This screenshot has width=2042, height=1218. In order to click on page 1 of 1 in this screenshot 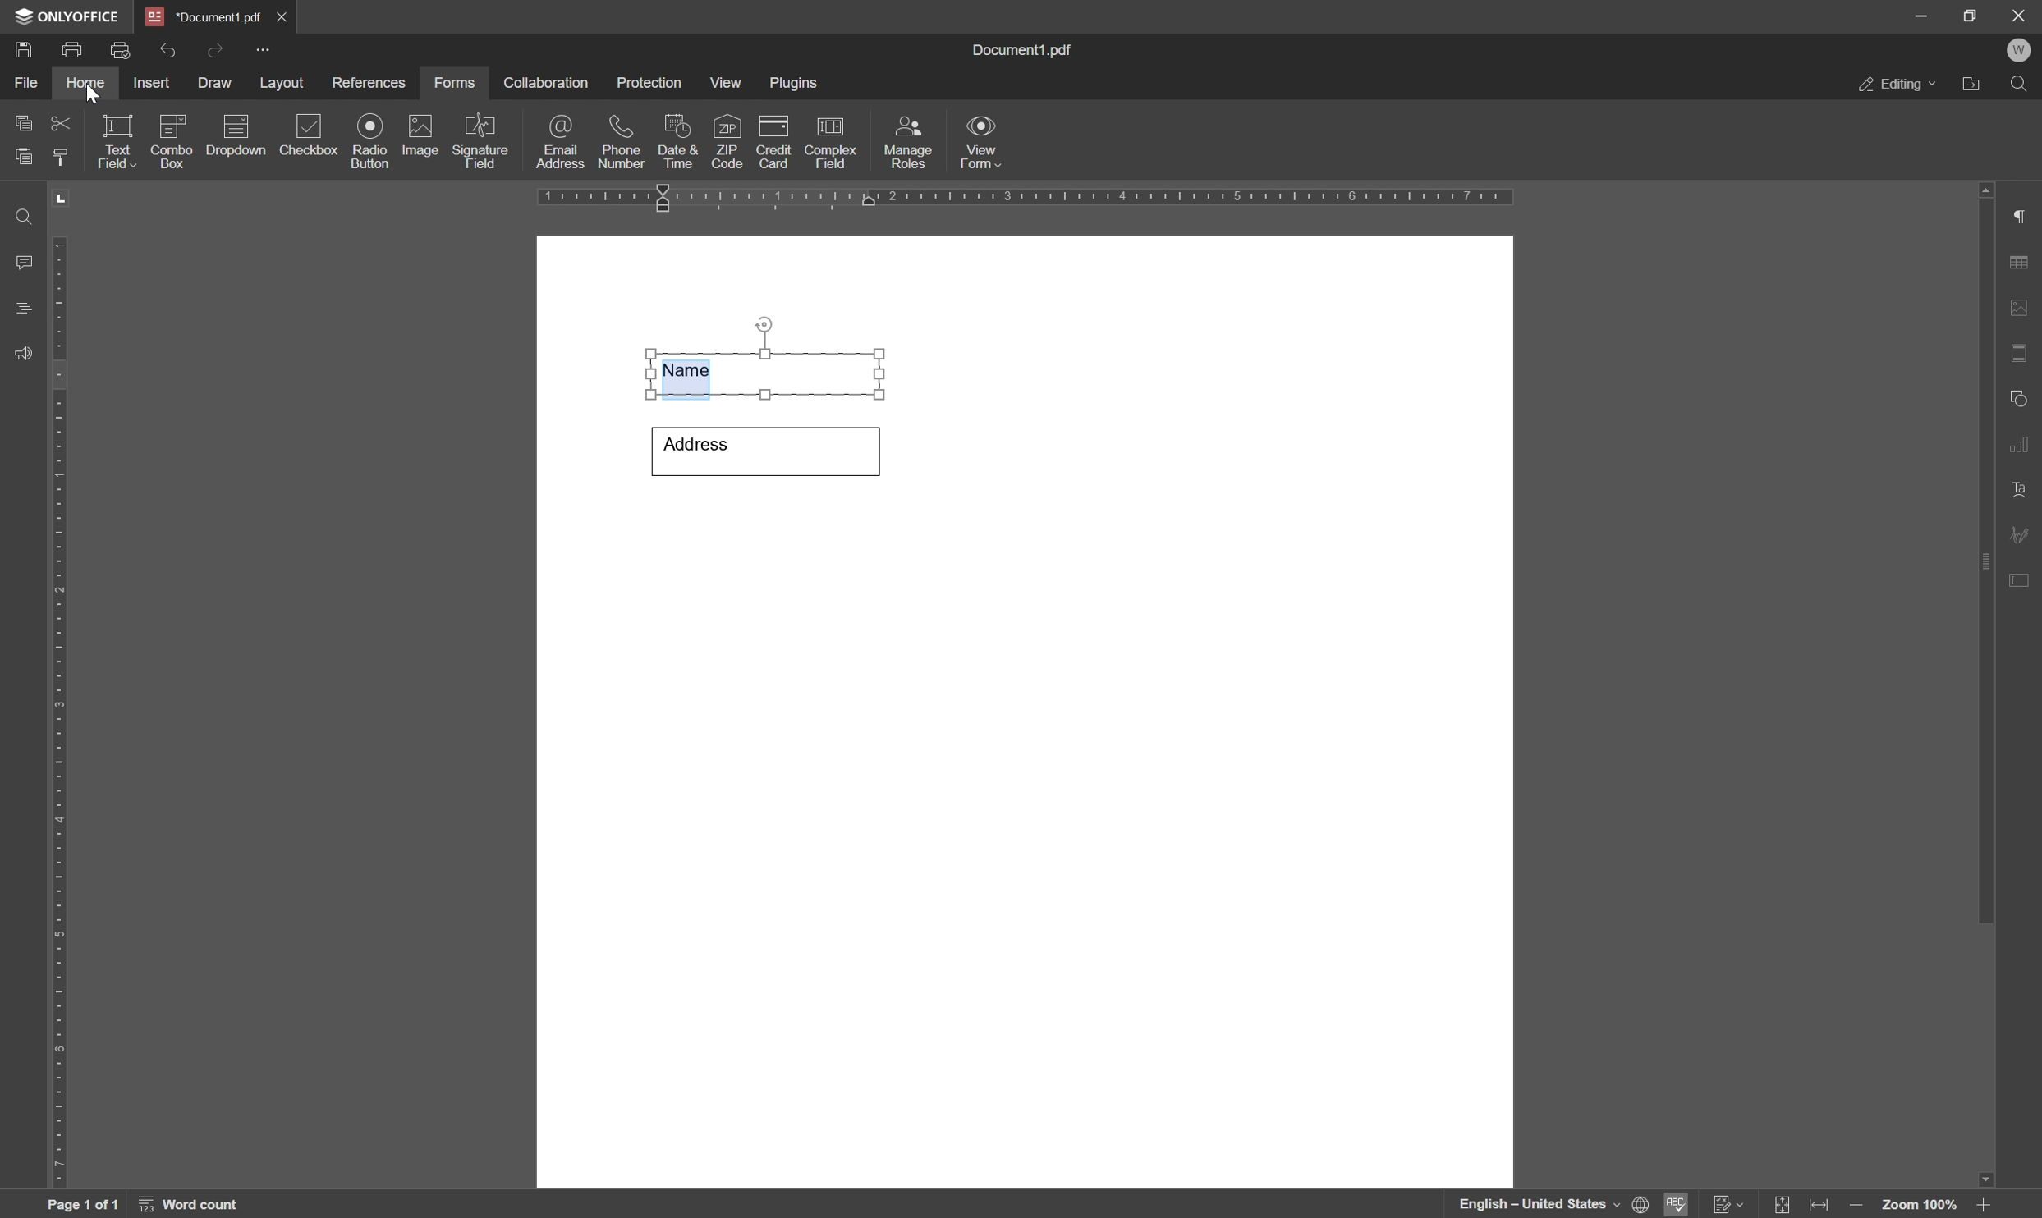, I will do `click(82, 1205)`.